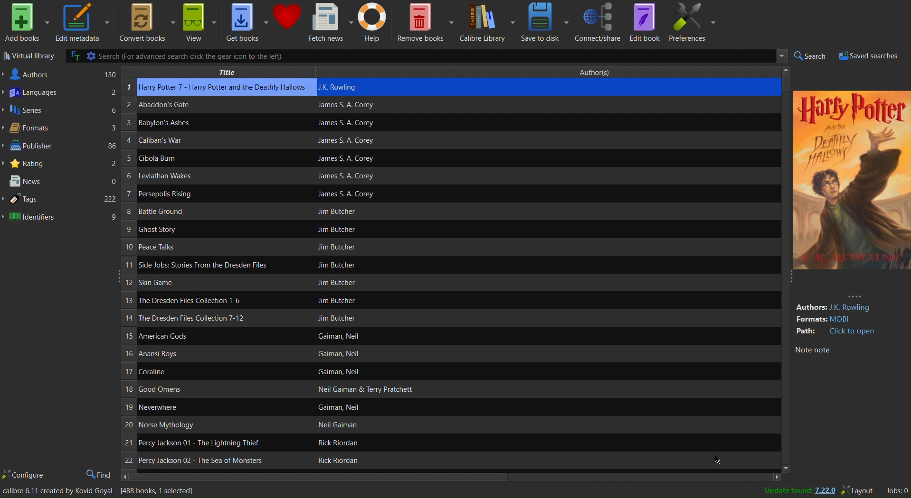 The height and width of the screenshot is (498, 911). What do you see at coordinates (384, 372) in the screenshot?
I see `Author’s name` at bounding box center [384, 372].